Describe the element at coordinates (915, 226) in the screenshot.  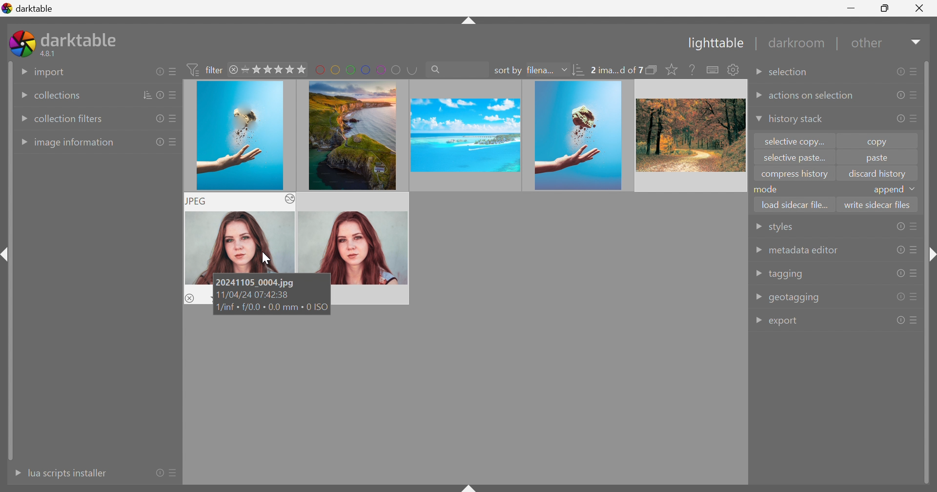
I see `presets` at that location.